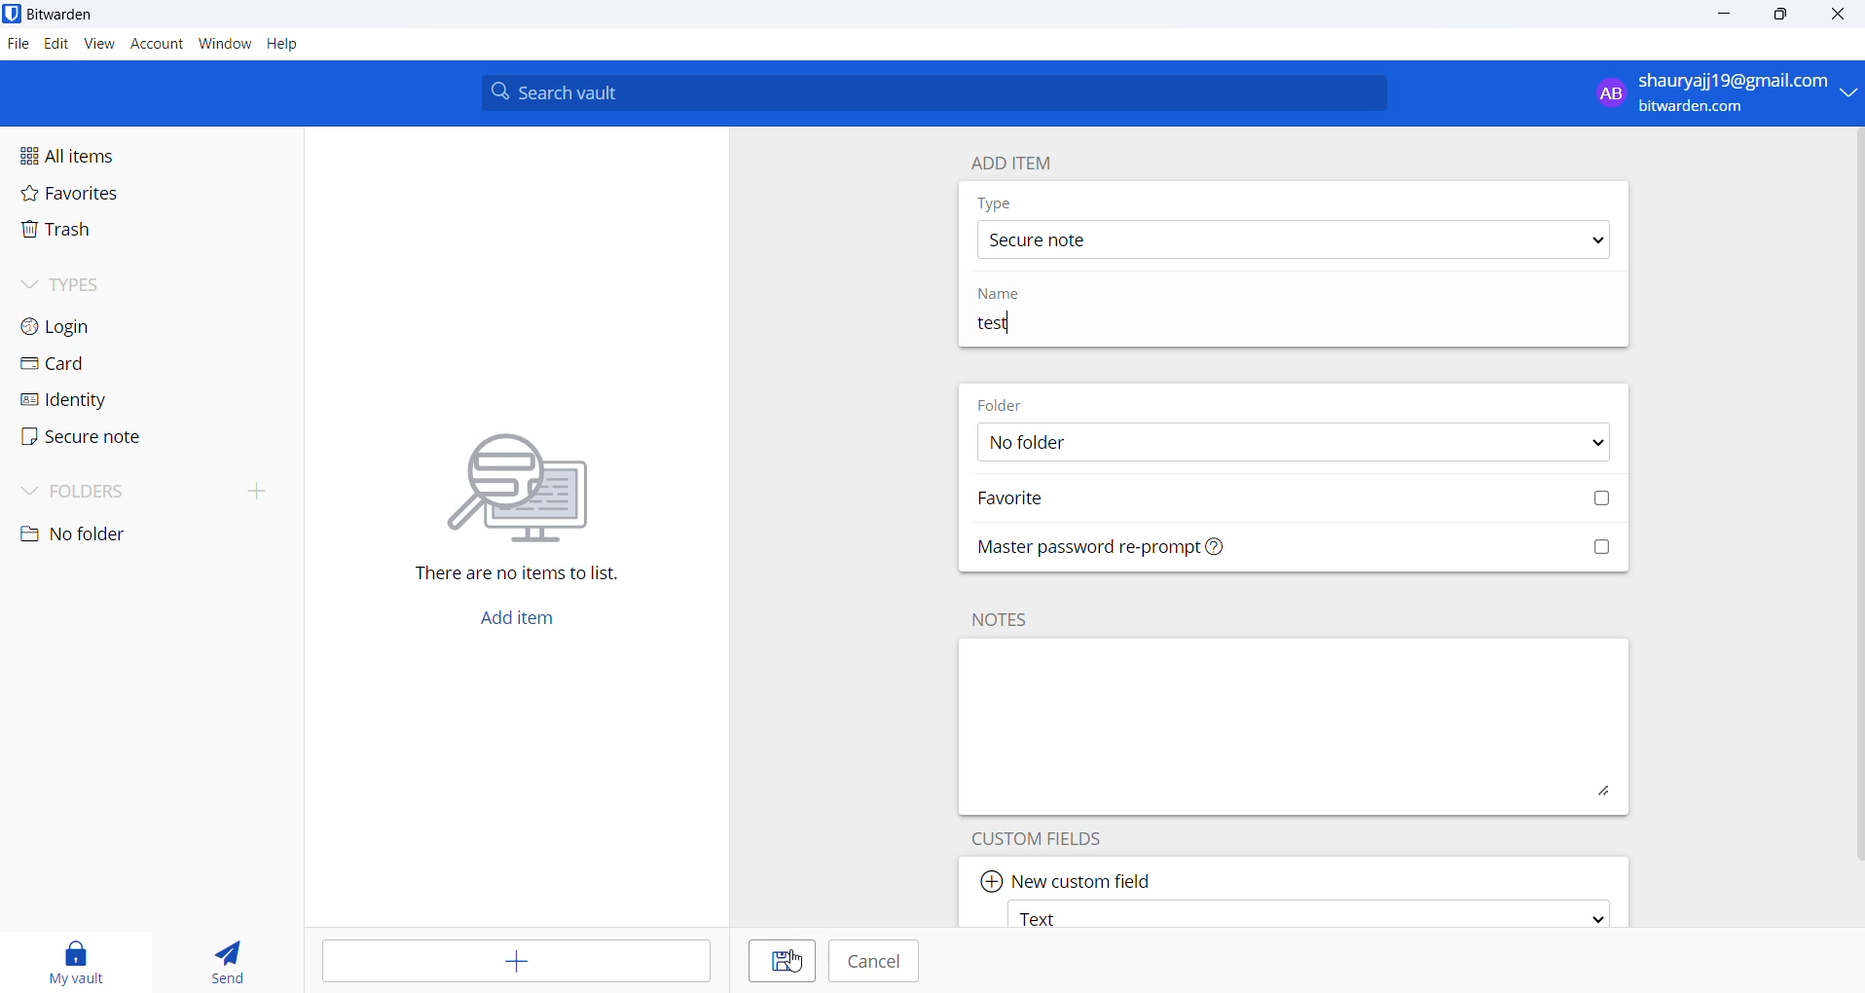  What do you see at coordinates (92, 284) in the screenshot?
I see `types` at bounding box center [92, 284].